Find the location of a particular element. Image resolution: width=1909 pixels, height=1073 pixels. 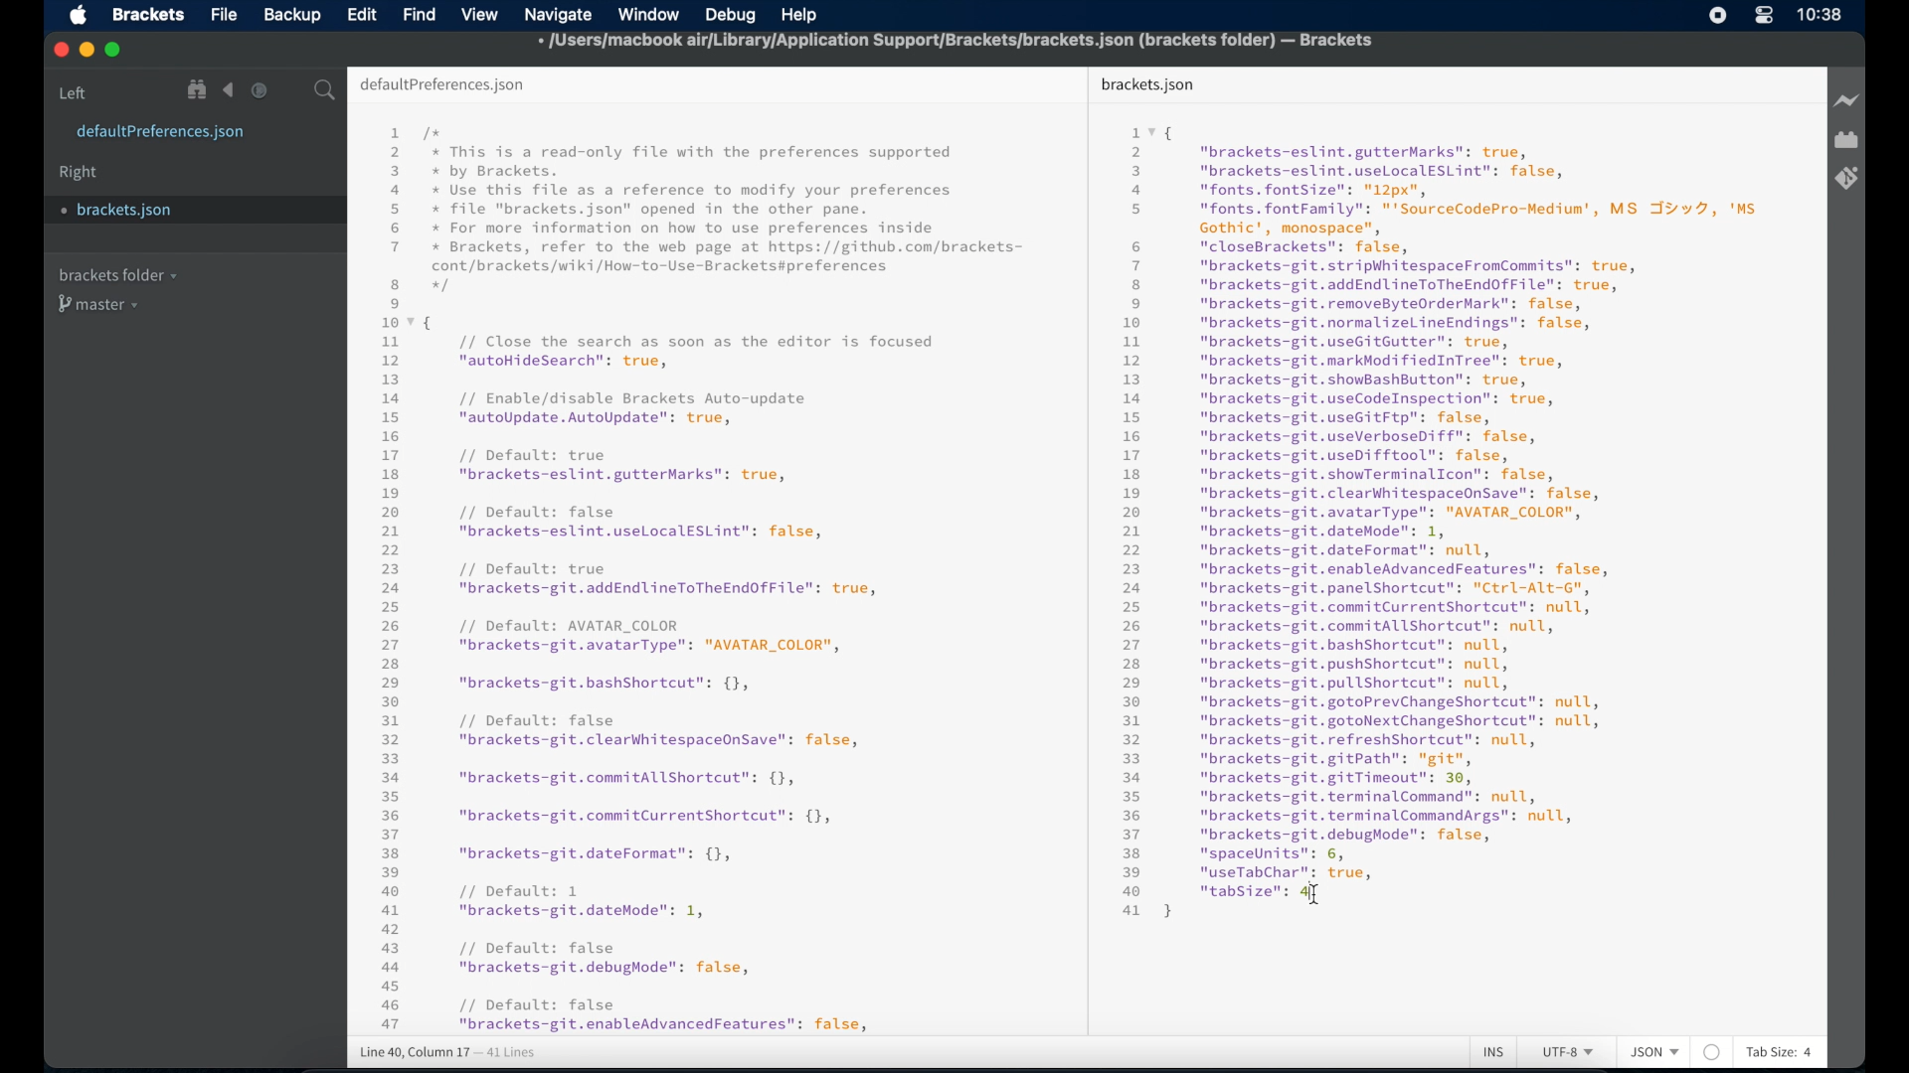

brackets.json is located at coordinates (1147, 85).